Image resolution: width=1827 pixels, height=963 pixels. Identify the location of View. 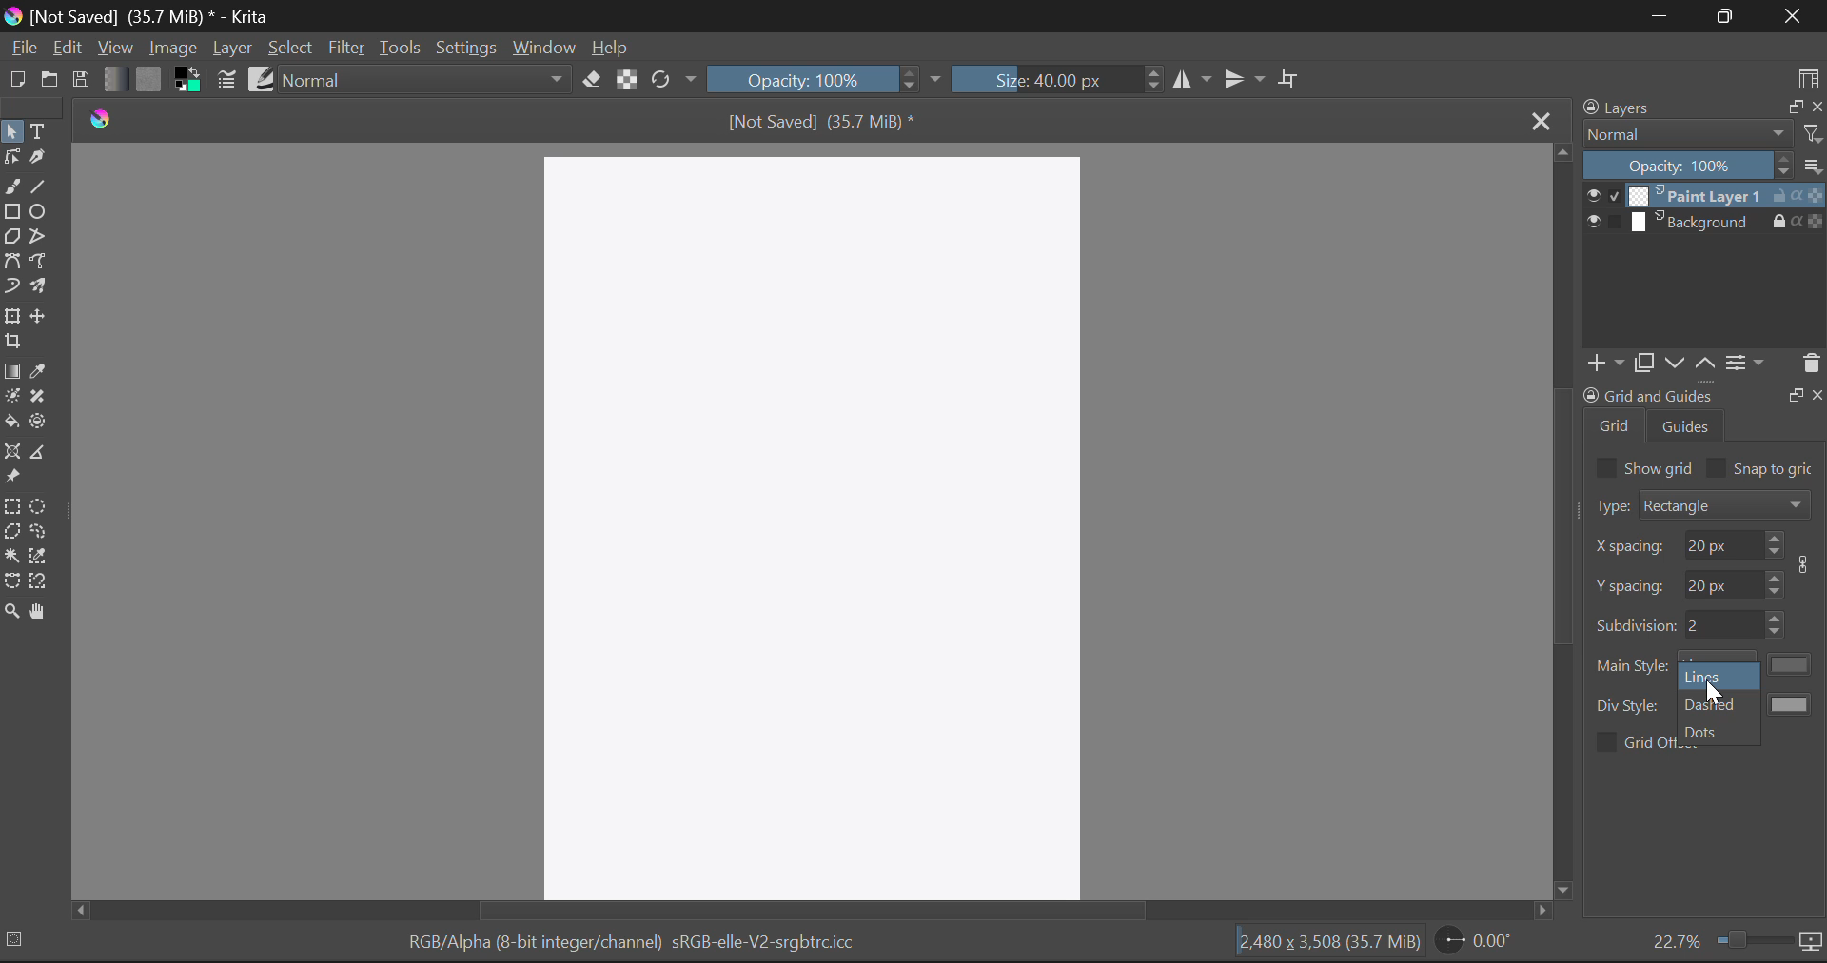
(115, 48).